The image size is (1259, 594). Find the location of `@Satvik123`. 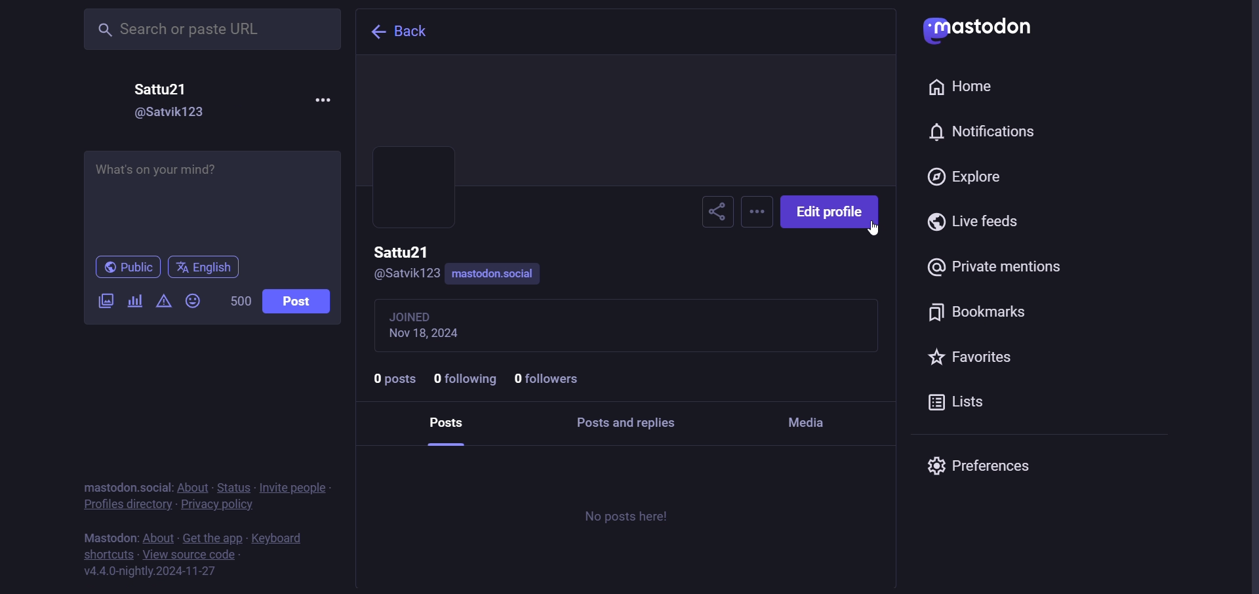

@Satvik123 is located at coordinates (410, 273).